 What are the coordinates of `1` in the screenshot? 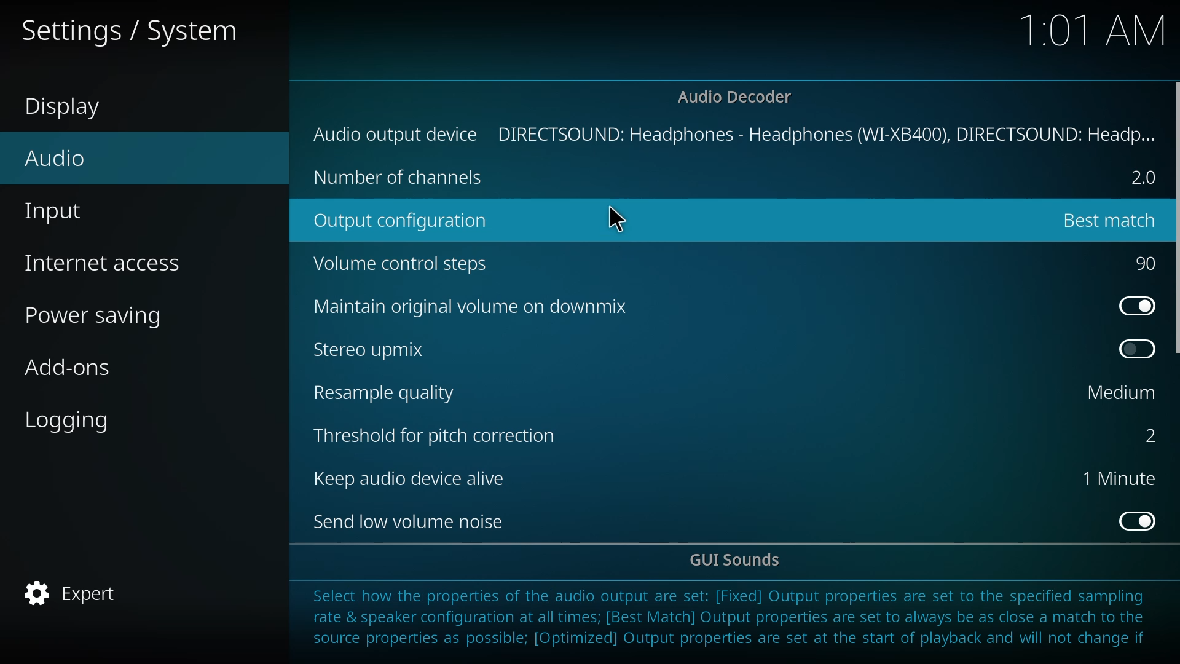 It's located at (1115, 478).